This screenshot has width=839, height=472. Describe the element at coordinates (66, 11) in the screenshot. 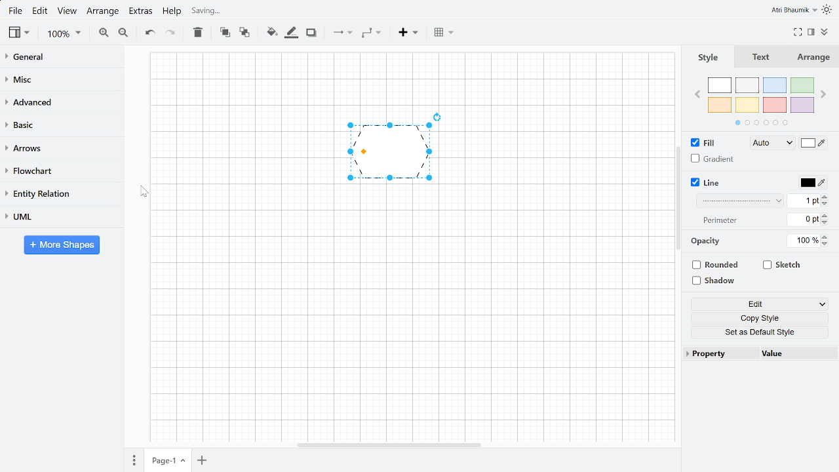

I see `View` at that location.